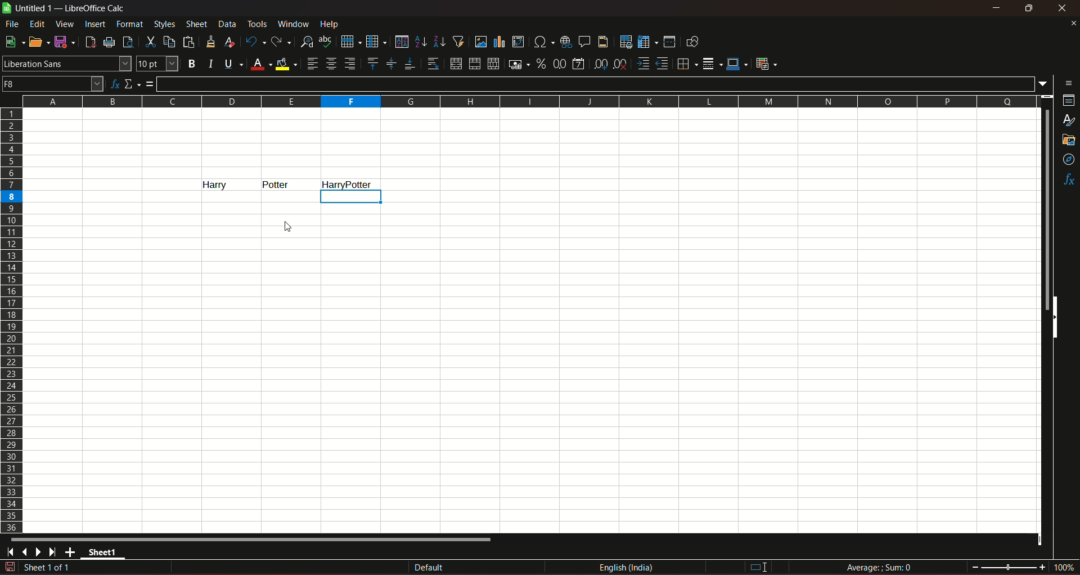 This screenshot has width=1080, height=575. Describe the element at coordinates (628, 568) in the screenshot. I see `language` at that location.